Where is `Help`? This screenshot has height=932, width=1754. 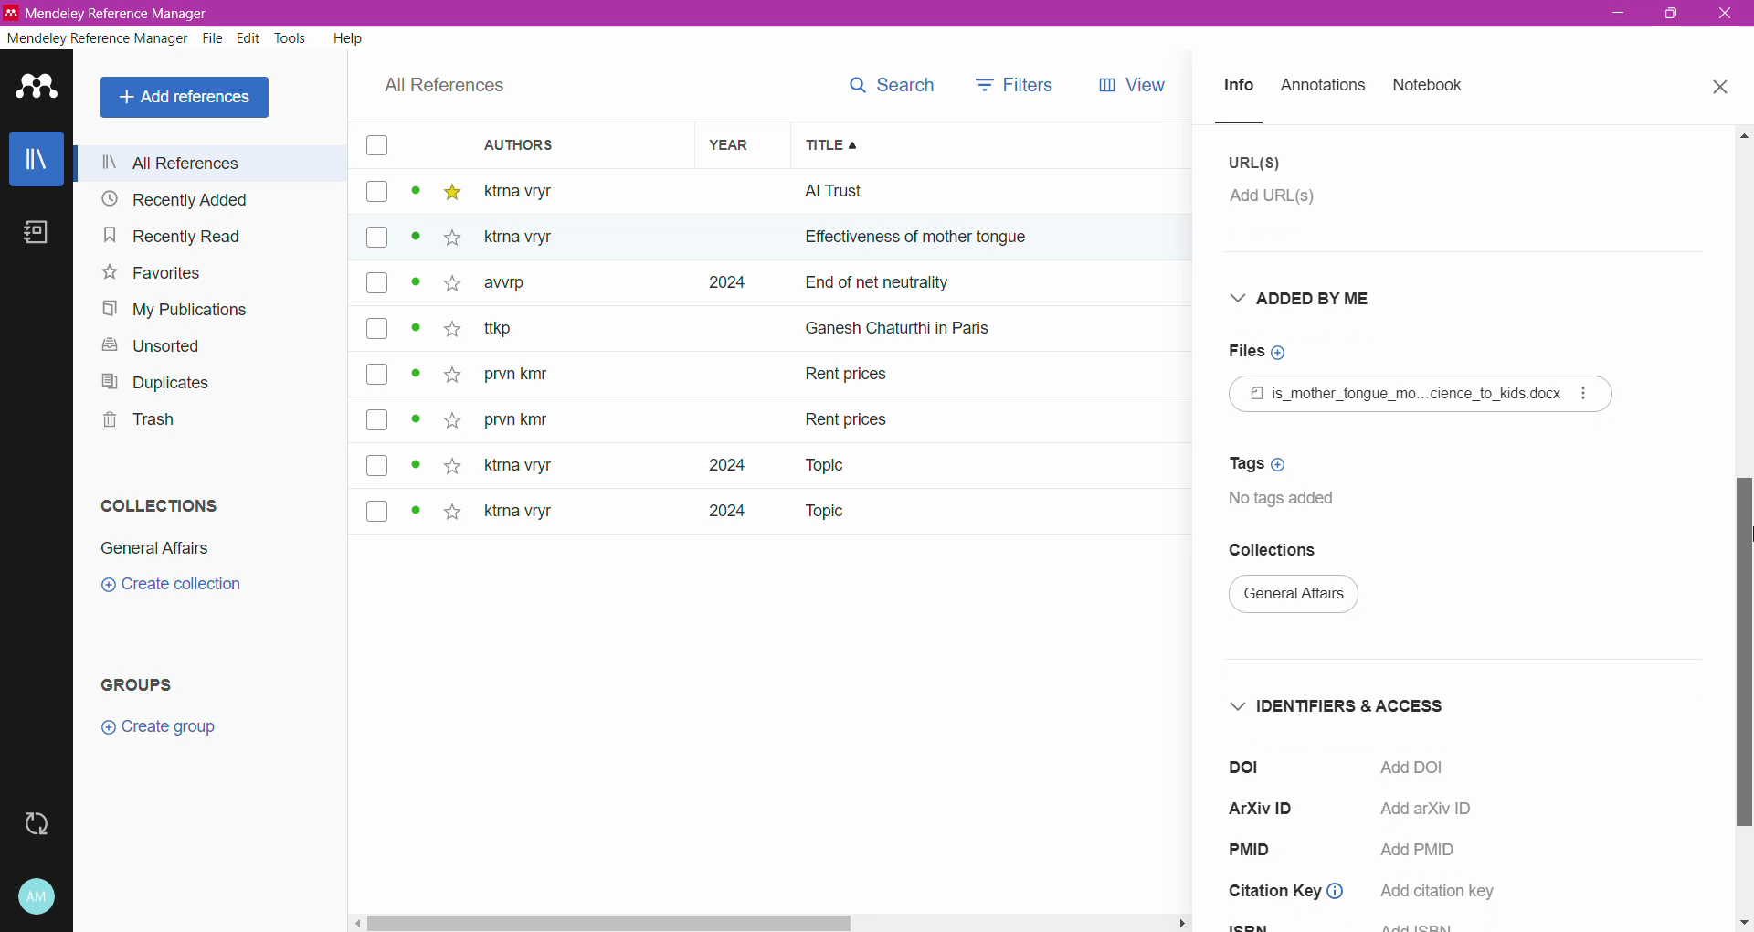
Help is located at coordinates (349, 37).